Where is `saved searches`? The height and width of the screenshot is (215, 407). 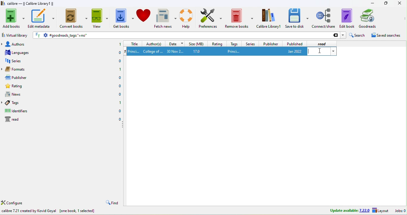 saved searches is located at coordinates (385, 35).